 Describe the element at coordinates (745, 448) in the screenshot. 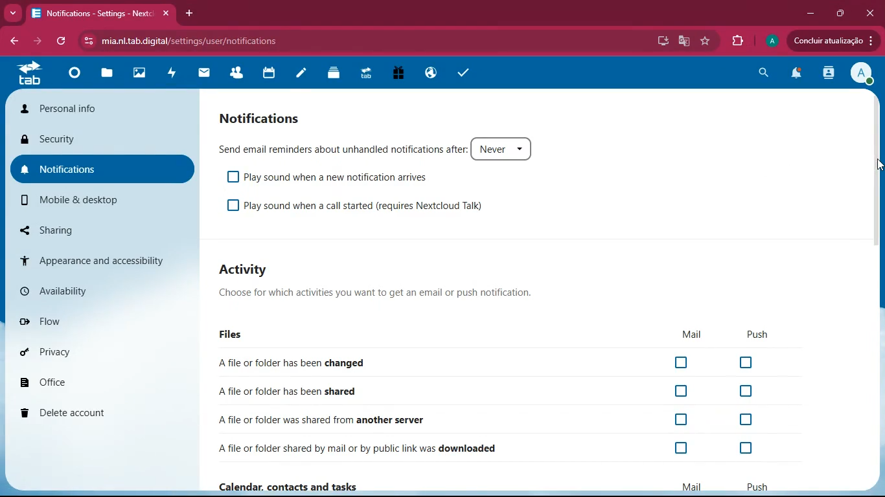

I see `Checkbox` at that location.